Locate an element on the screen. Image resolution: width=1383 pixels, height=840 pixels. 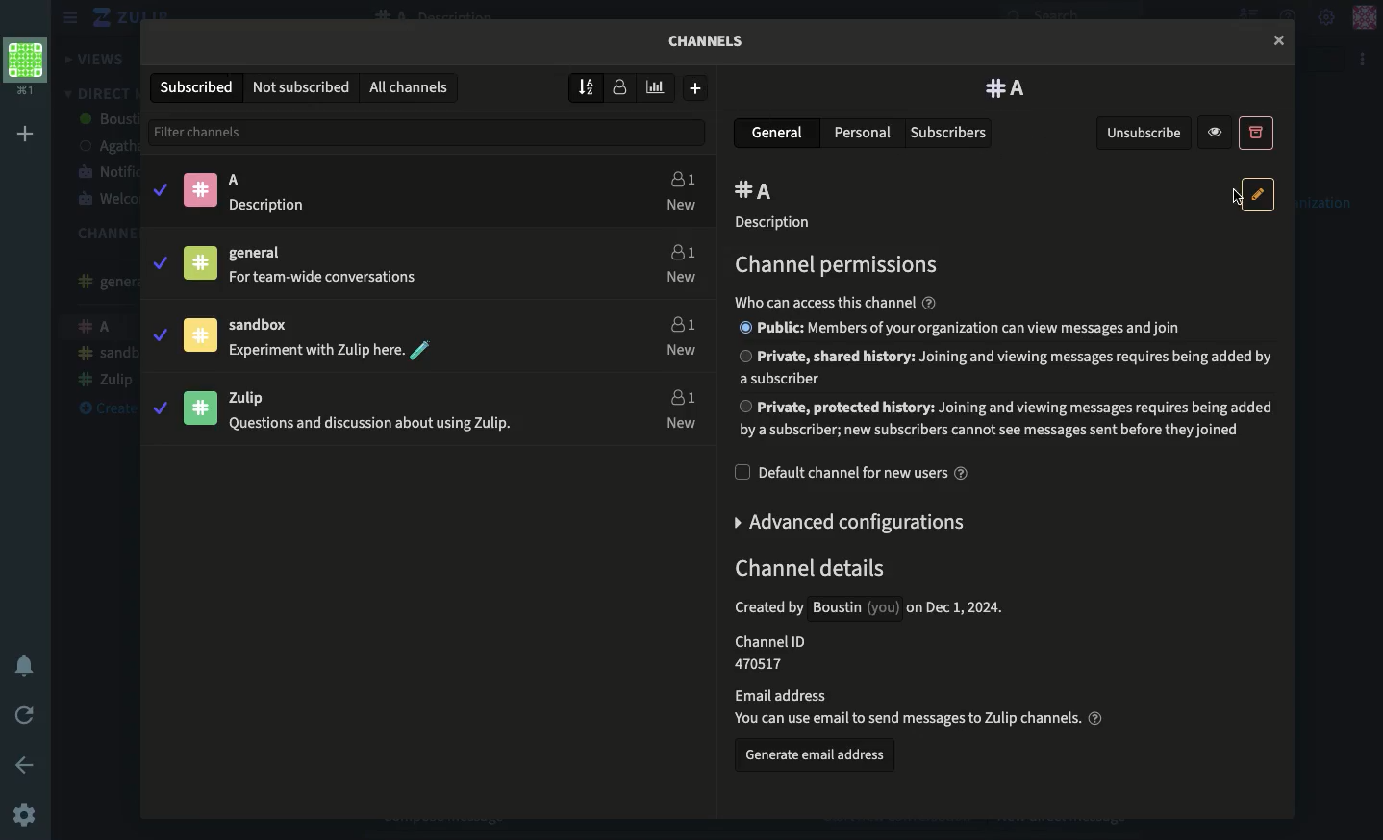
Users is located at coordinates (677, 260).